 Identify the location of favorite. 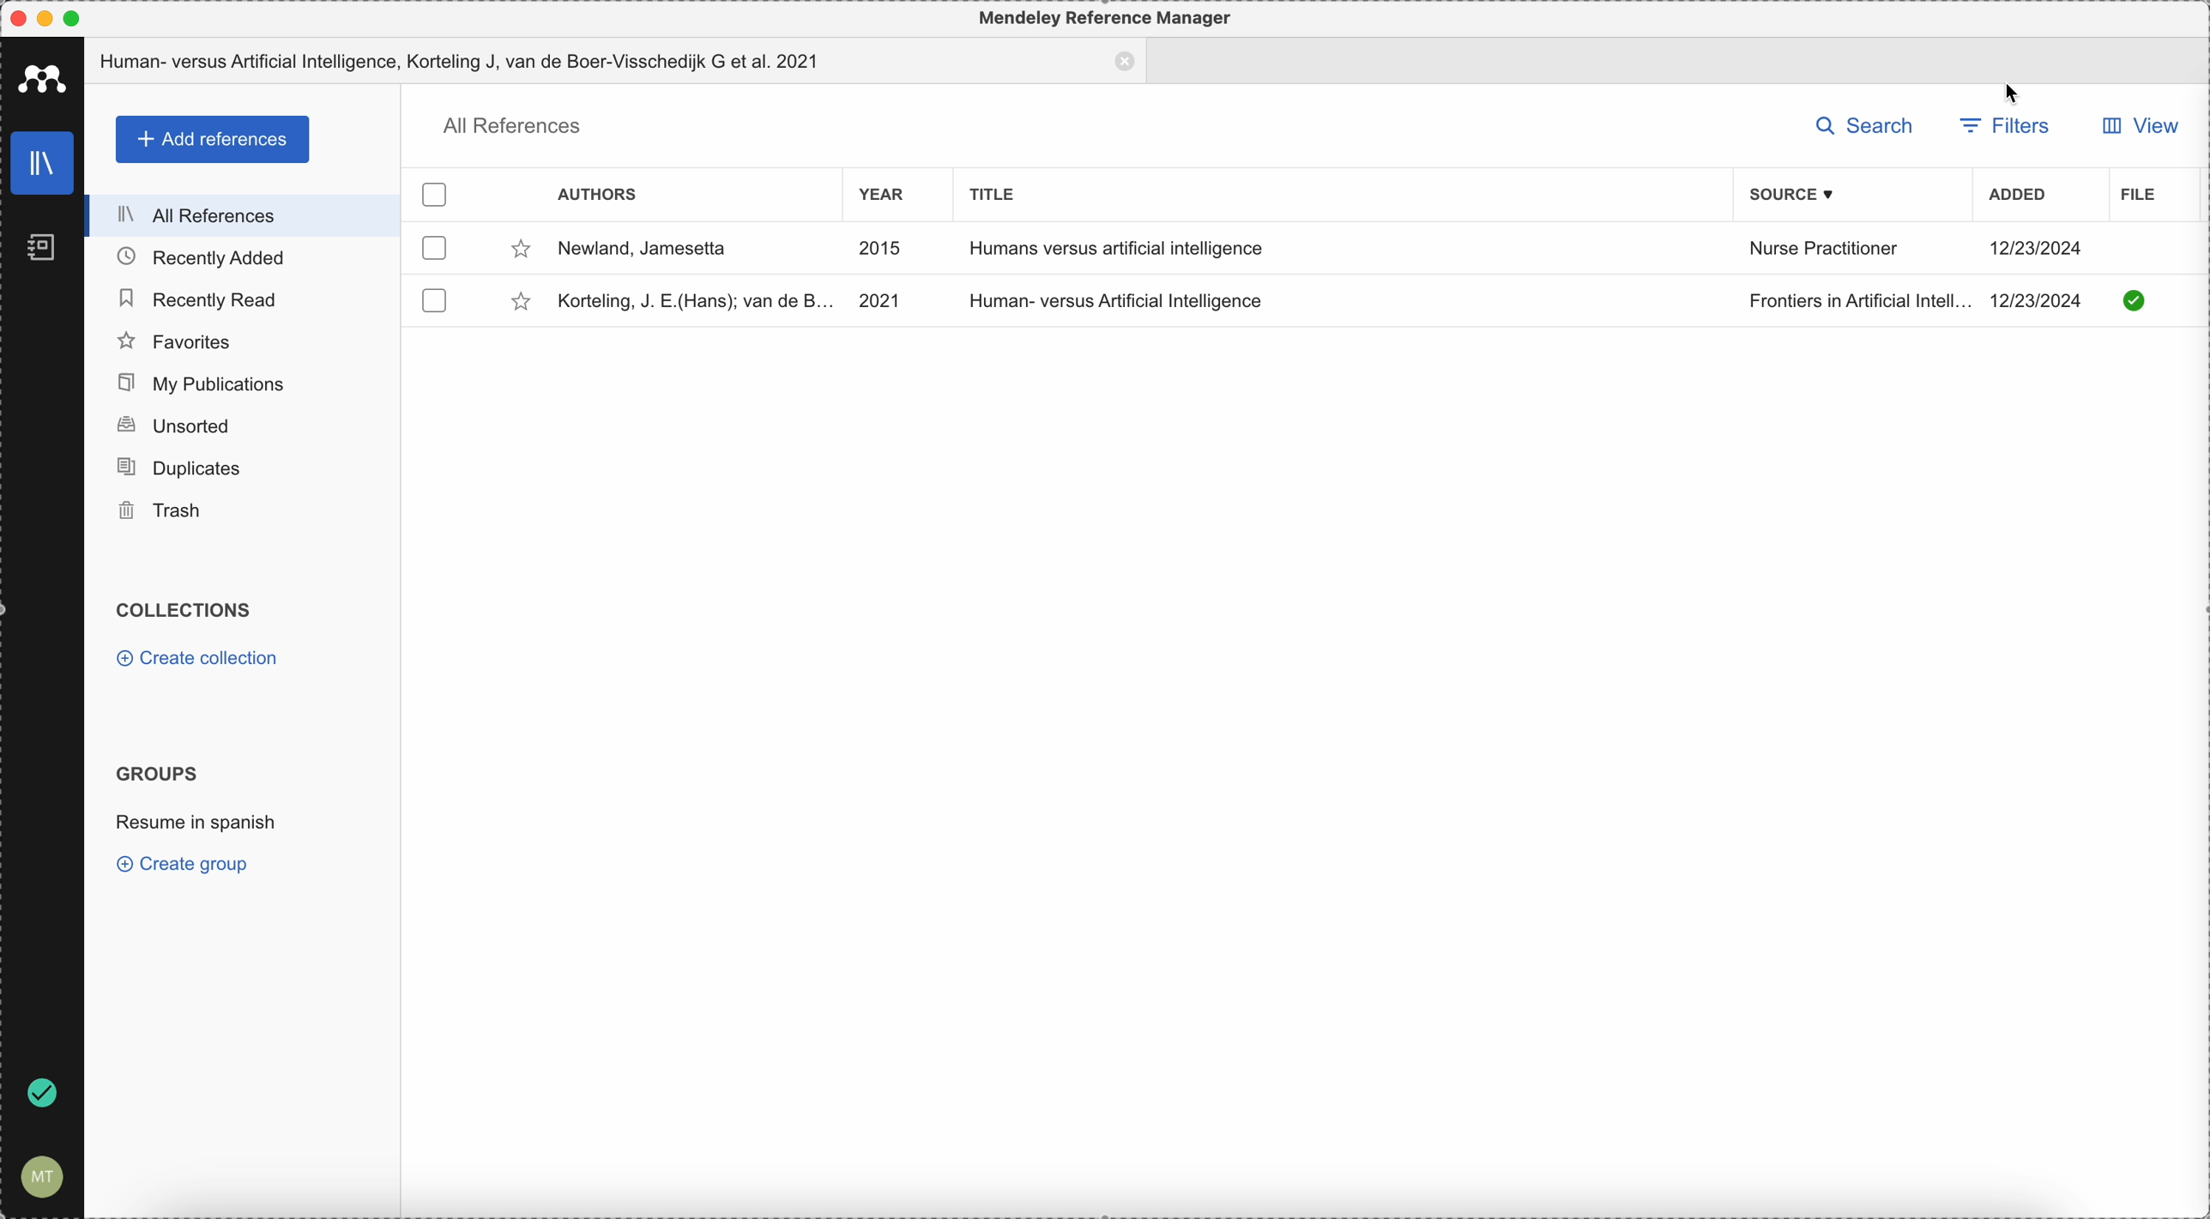
(510, 303).